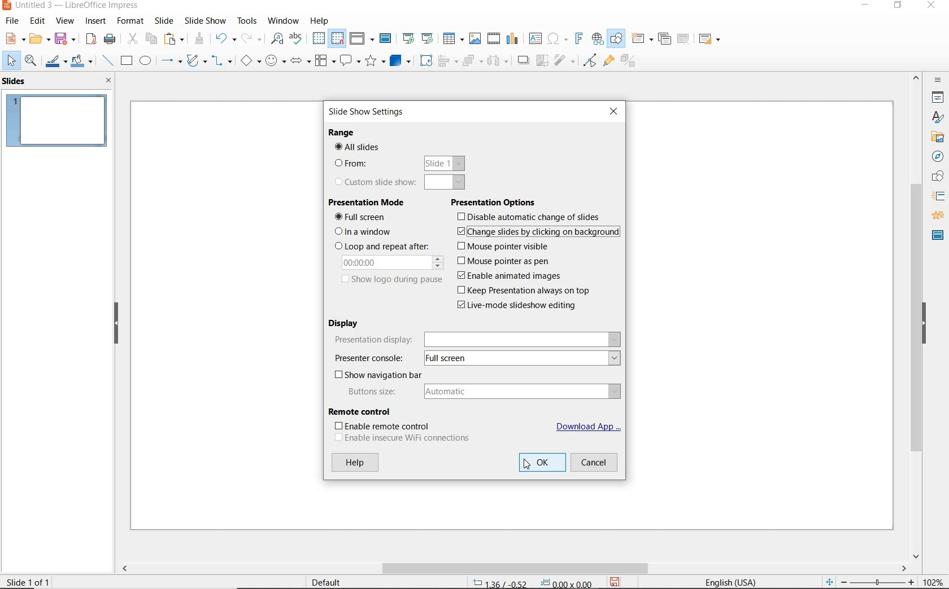  What do you see at coordinates (513, 568) in the screenshot?
I see `SCROLLBAR` at bounding box center [513, 568].